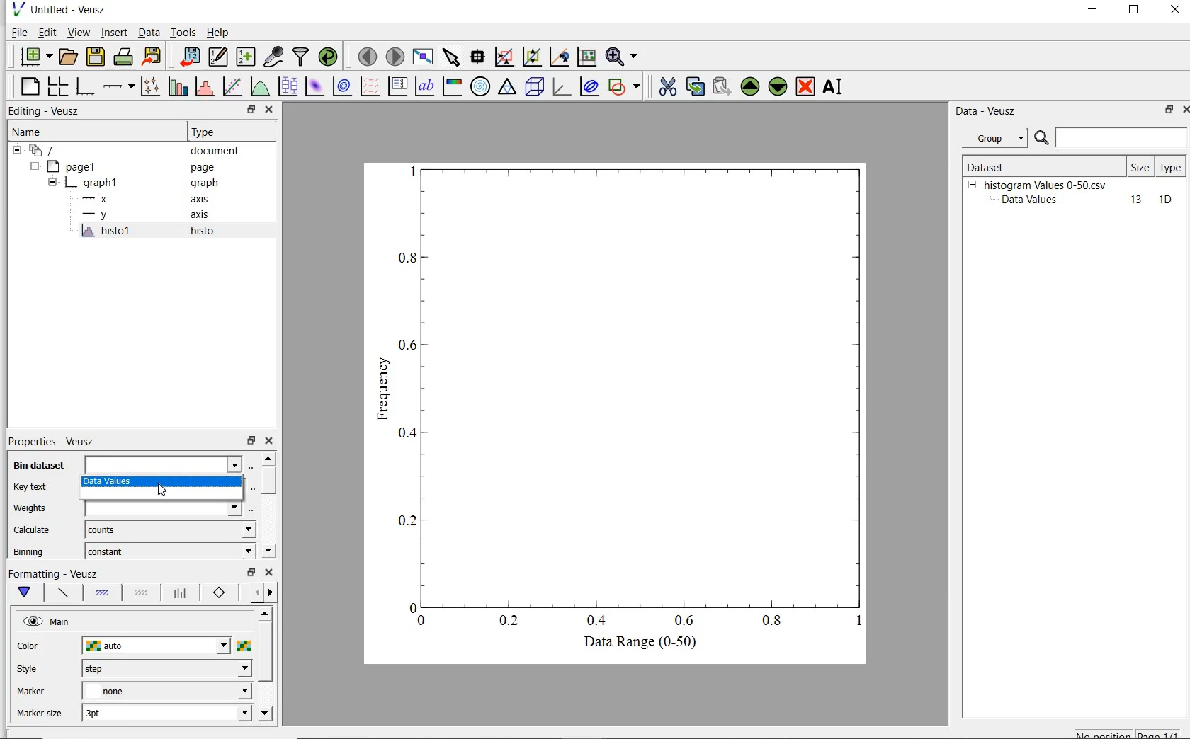 The height and width of the screenshot is (739, 1190). What do you see at coordinates (251, 441) in the screenshot?
I see `restore down` at bounding box center [251, 441].